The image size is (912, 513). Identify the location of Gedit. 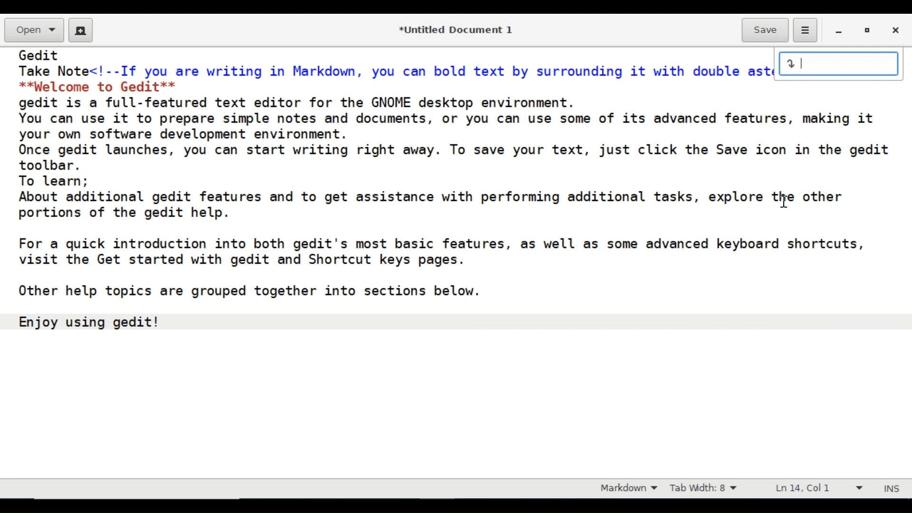
(40, 55).